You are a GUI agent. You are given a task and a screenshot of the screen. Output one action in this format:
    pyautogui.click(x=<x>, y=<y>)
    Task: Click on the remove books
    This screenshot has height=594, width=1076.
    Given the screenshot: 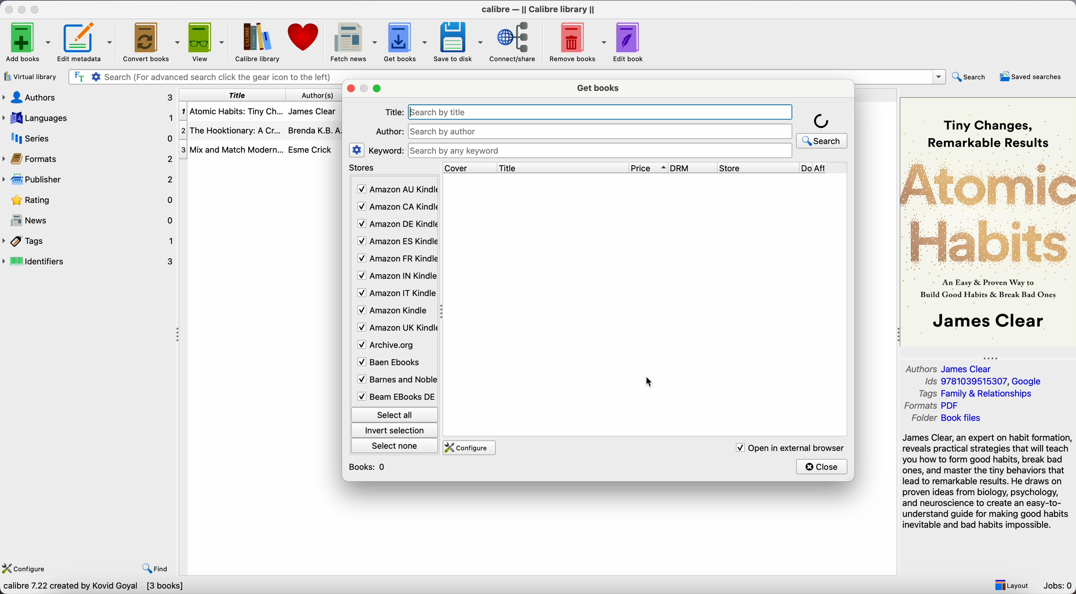 What is the action you would take?
    pyautogui.click(x=578, y=42)
    